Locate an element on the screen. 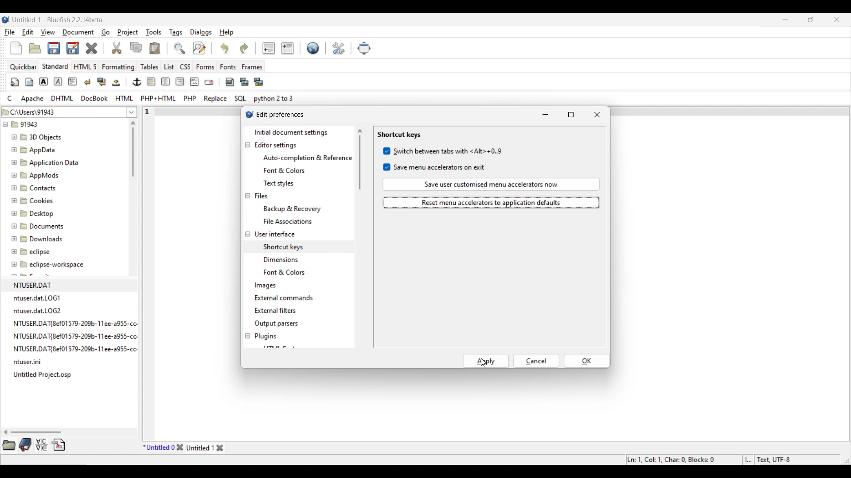 The image size is (851, 478). Contacts is located at coordinates (35, 187).